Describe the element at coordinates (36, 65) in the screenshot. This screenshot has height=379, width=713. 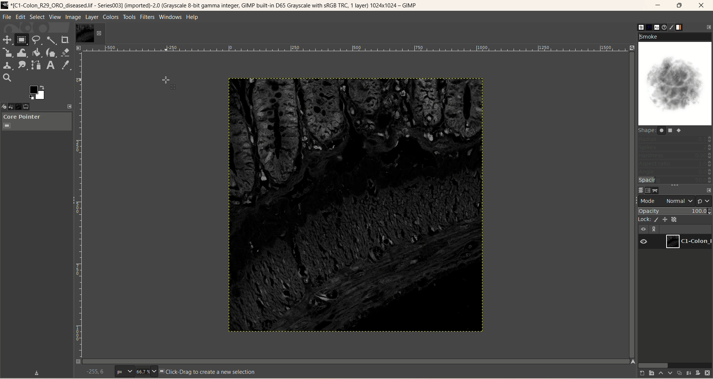
I see `path tool` at that location.